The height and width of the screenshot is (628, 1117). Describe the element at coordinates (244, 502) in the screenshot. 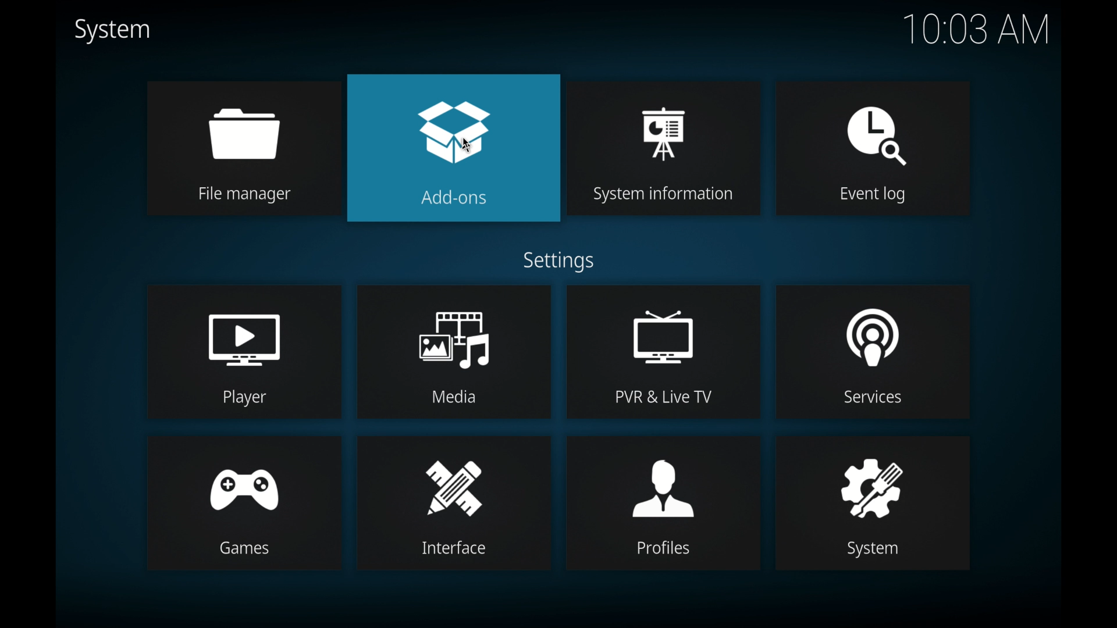

I see `games` at that location.